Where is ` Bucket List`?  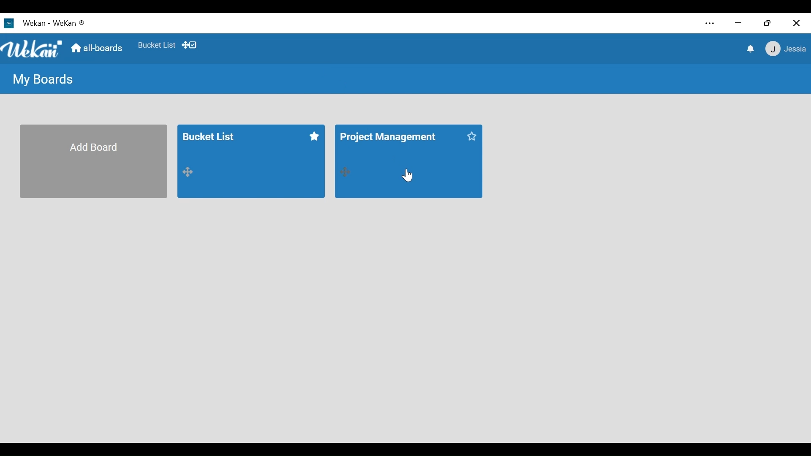  Bucket List is located at coordinates (219, 138).